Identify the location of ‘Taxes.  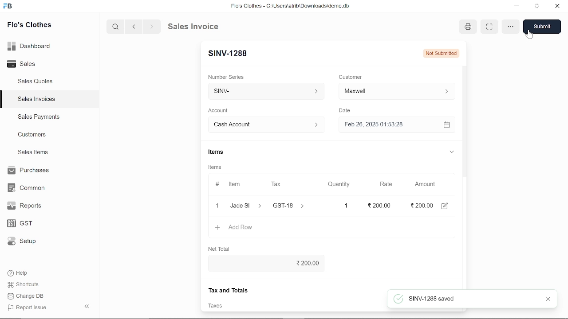
(214, 306).